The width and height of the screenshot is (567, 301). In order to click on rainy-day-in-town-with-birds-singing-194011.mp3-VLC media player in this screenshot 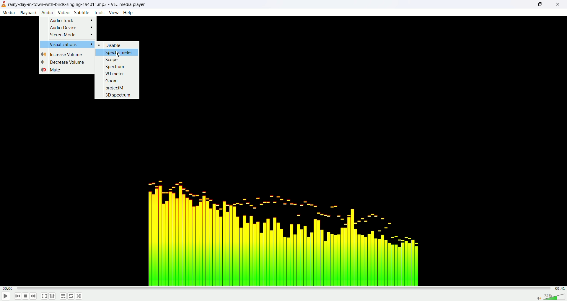, I will do `click(78, 4)`.